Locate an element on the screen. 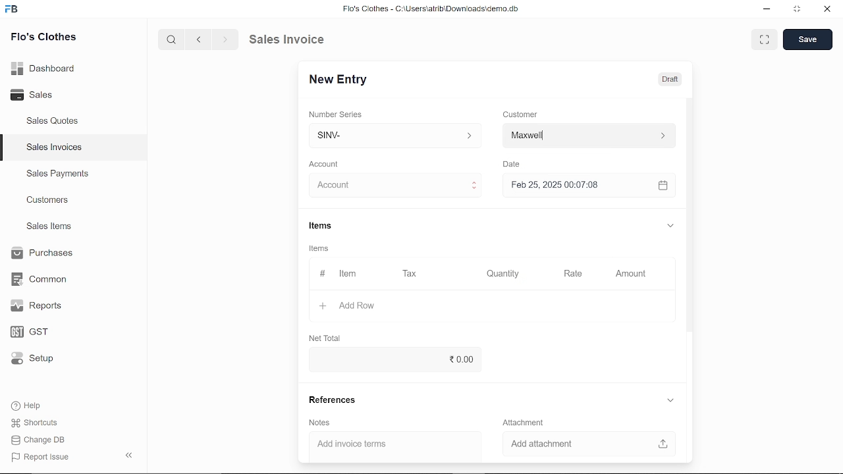 Image resolution: width=843 pixels, height=474 pixels. vertical scrollbar is located at coordinates (692, 214).